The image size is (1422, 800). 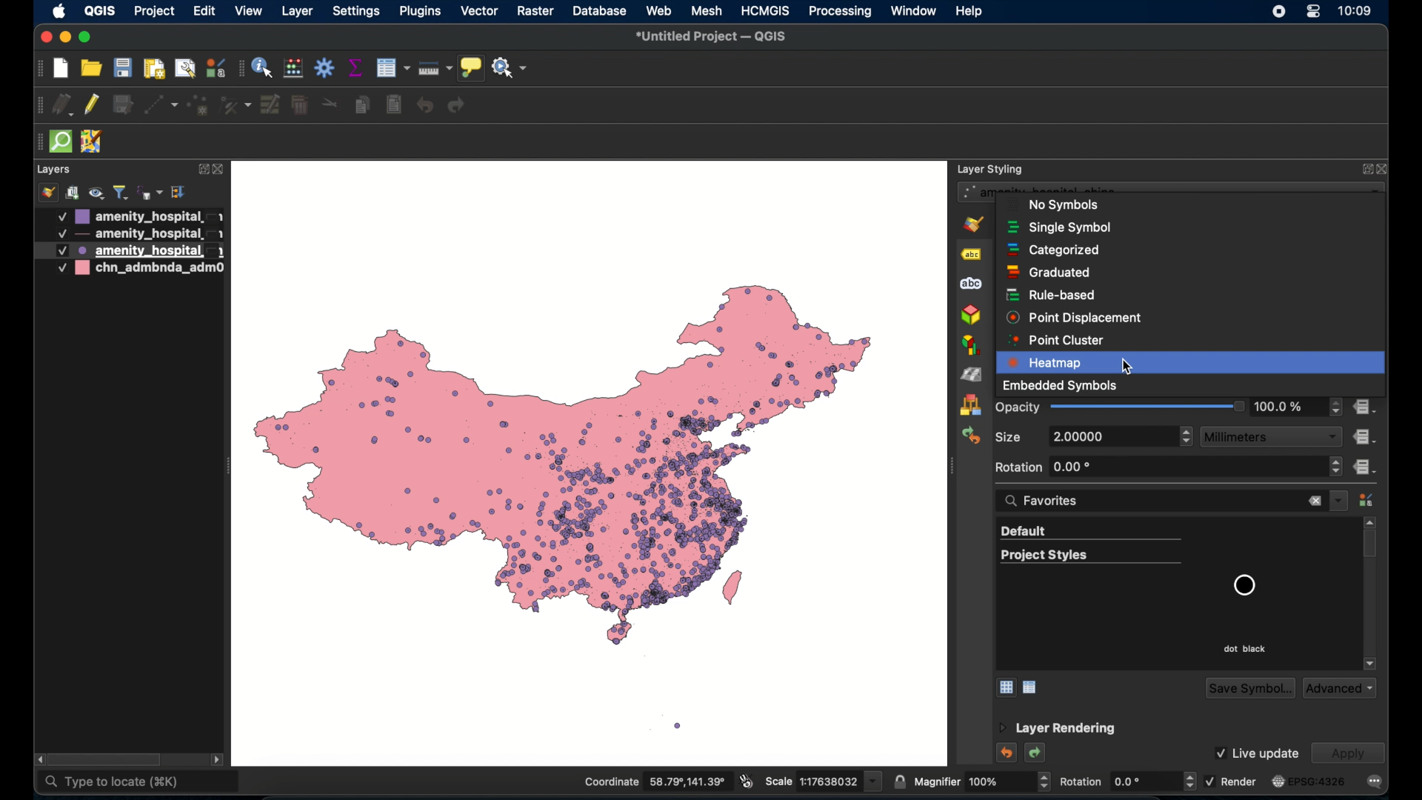 I want to click on project styles, so click(x=1091, y=557).